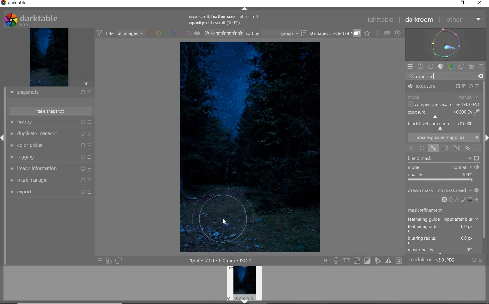 The width and height of the screenshot is (489, 304). Describe the element at coordinates (450, 148) in the screenshot. I see `MASK OPTIONS` at that location.